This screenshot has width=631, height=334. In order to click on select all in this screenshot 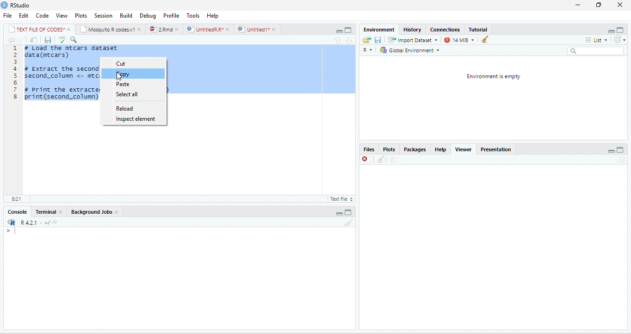, I will do `click(127, 94)`.